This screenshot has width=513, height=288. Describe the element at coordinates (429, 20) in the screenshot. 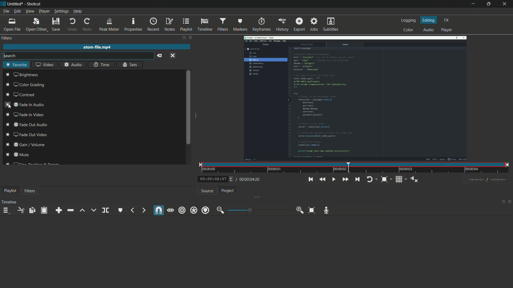

I see `editing` at that location.